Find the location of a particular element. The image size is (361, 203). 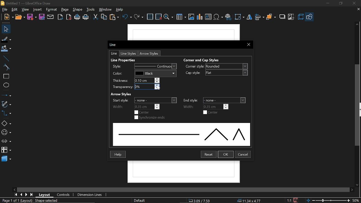

end styles is located at coordinates (213, 100).